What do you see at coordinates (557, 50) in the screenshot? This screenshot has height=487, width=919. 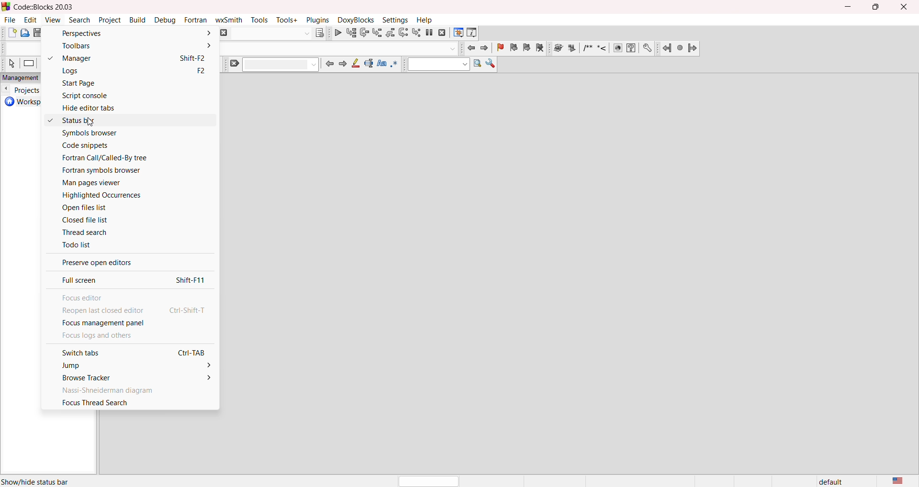 I see `run doxywizard` at bounding box center [557, 50].